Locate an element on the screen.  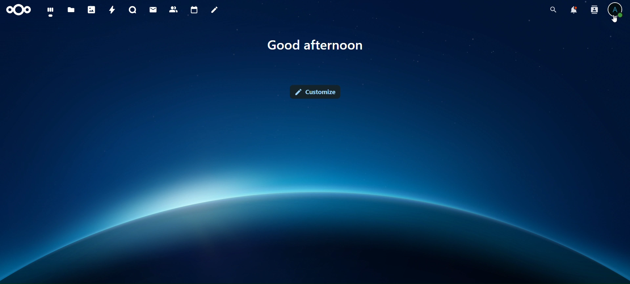
activity is located at coordinates (110, 9).